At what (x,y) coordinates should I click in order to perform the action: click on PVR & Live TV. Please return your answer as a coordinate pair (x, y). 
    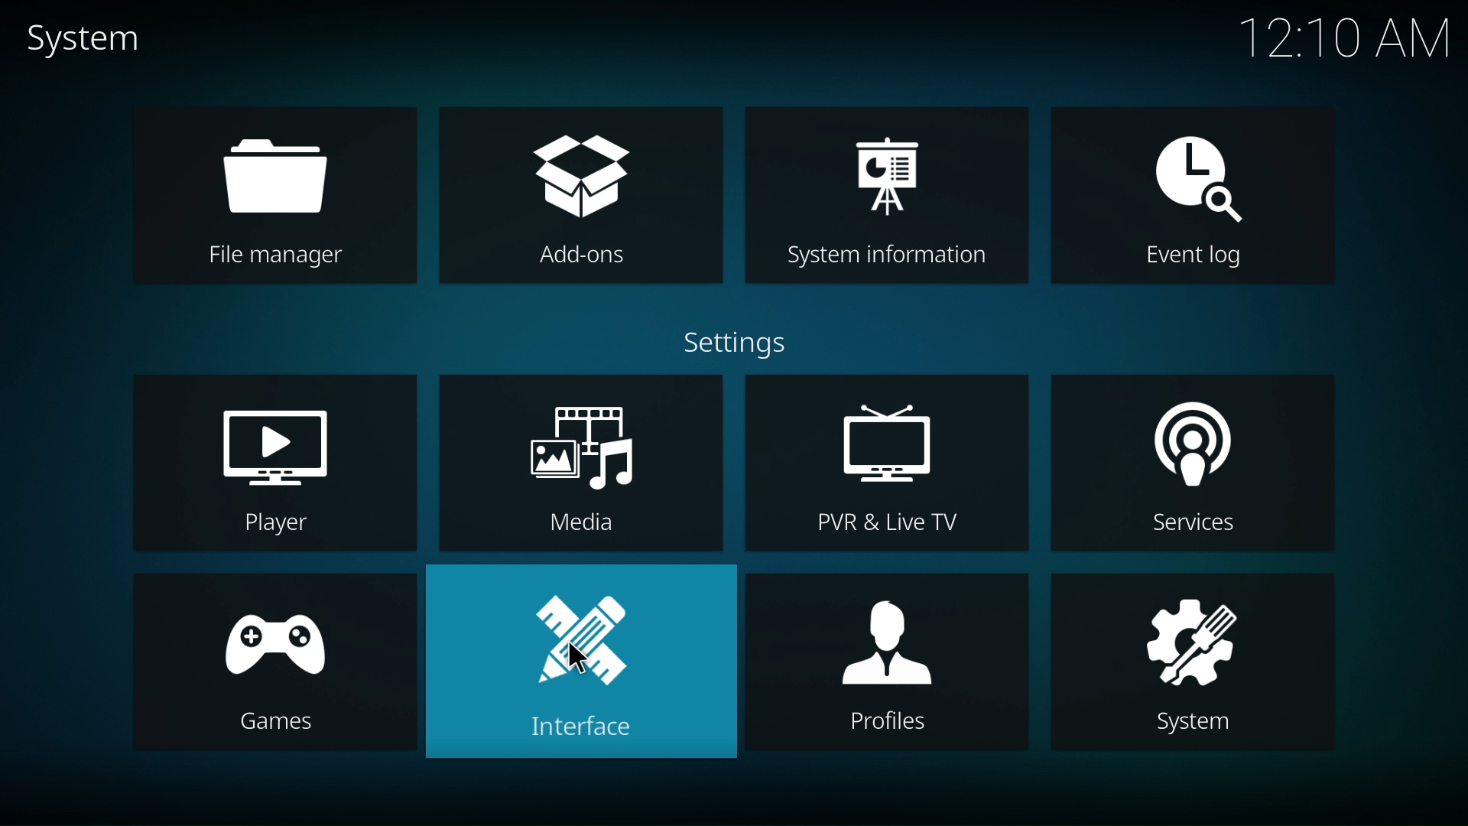
    Looking at the image, I should click on (885, 465).